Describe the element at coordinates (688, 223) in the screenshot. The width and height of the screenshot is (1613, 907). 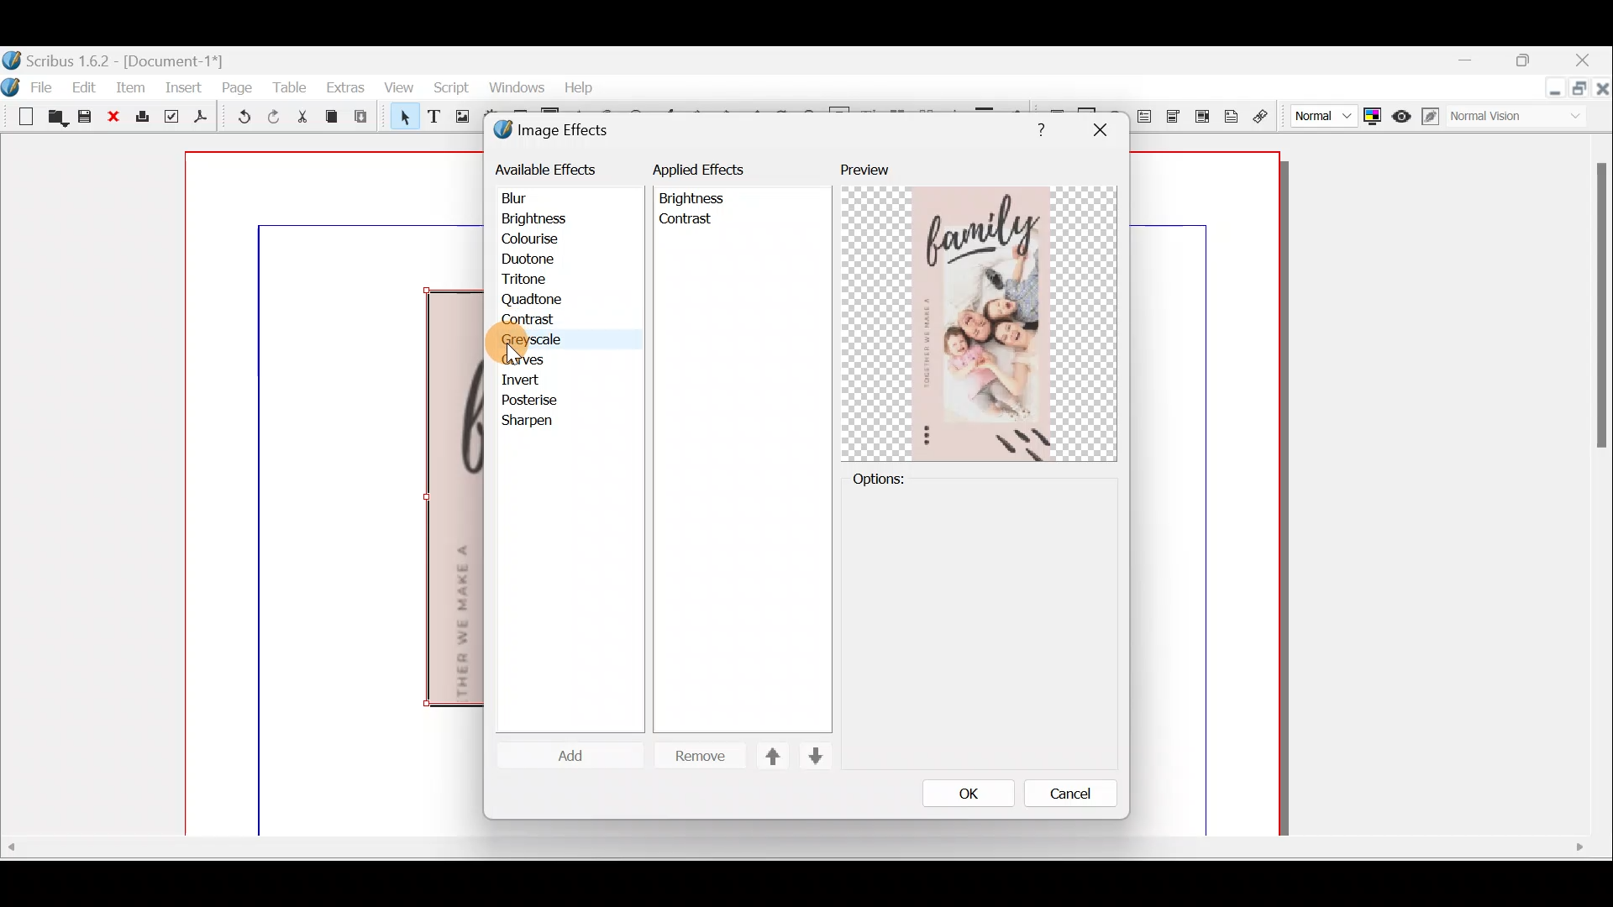
I see `contrast` at that location.